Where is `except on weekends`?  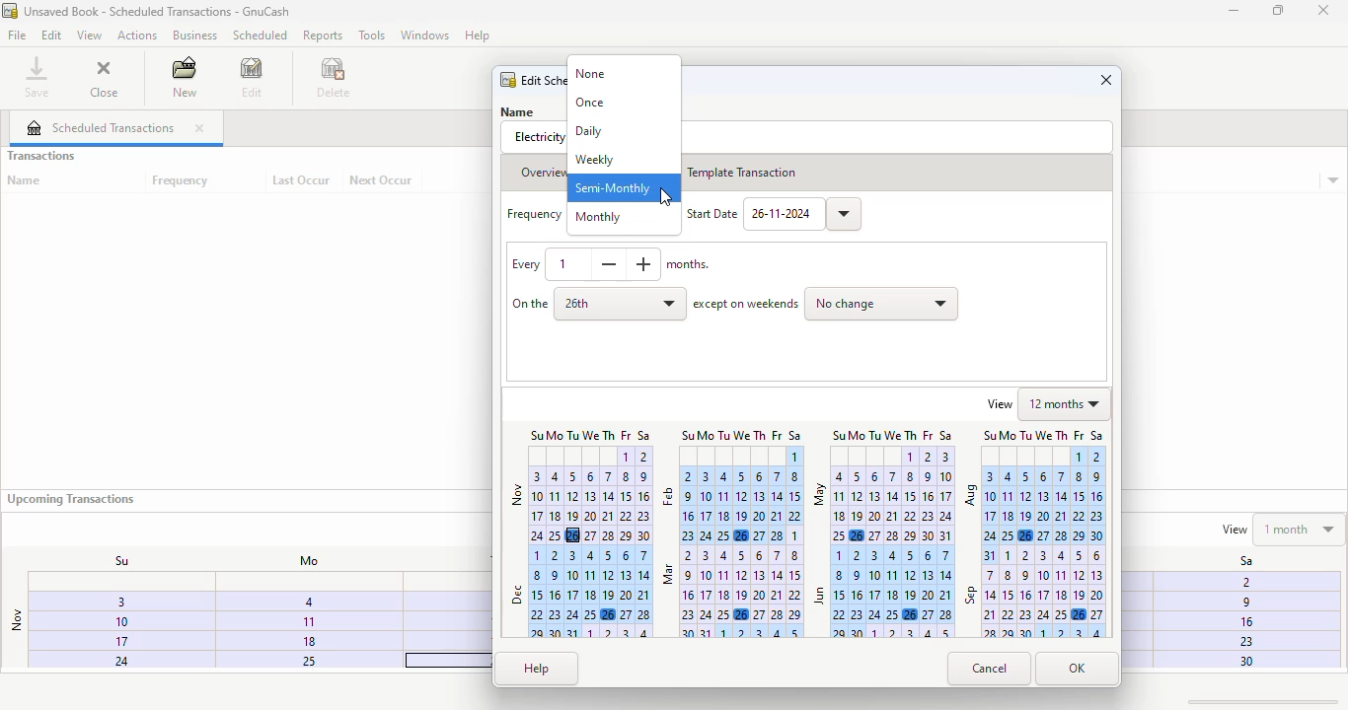
except on weekends is located at coordinates (746, 305).